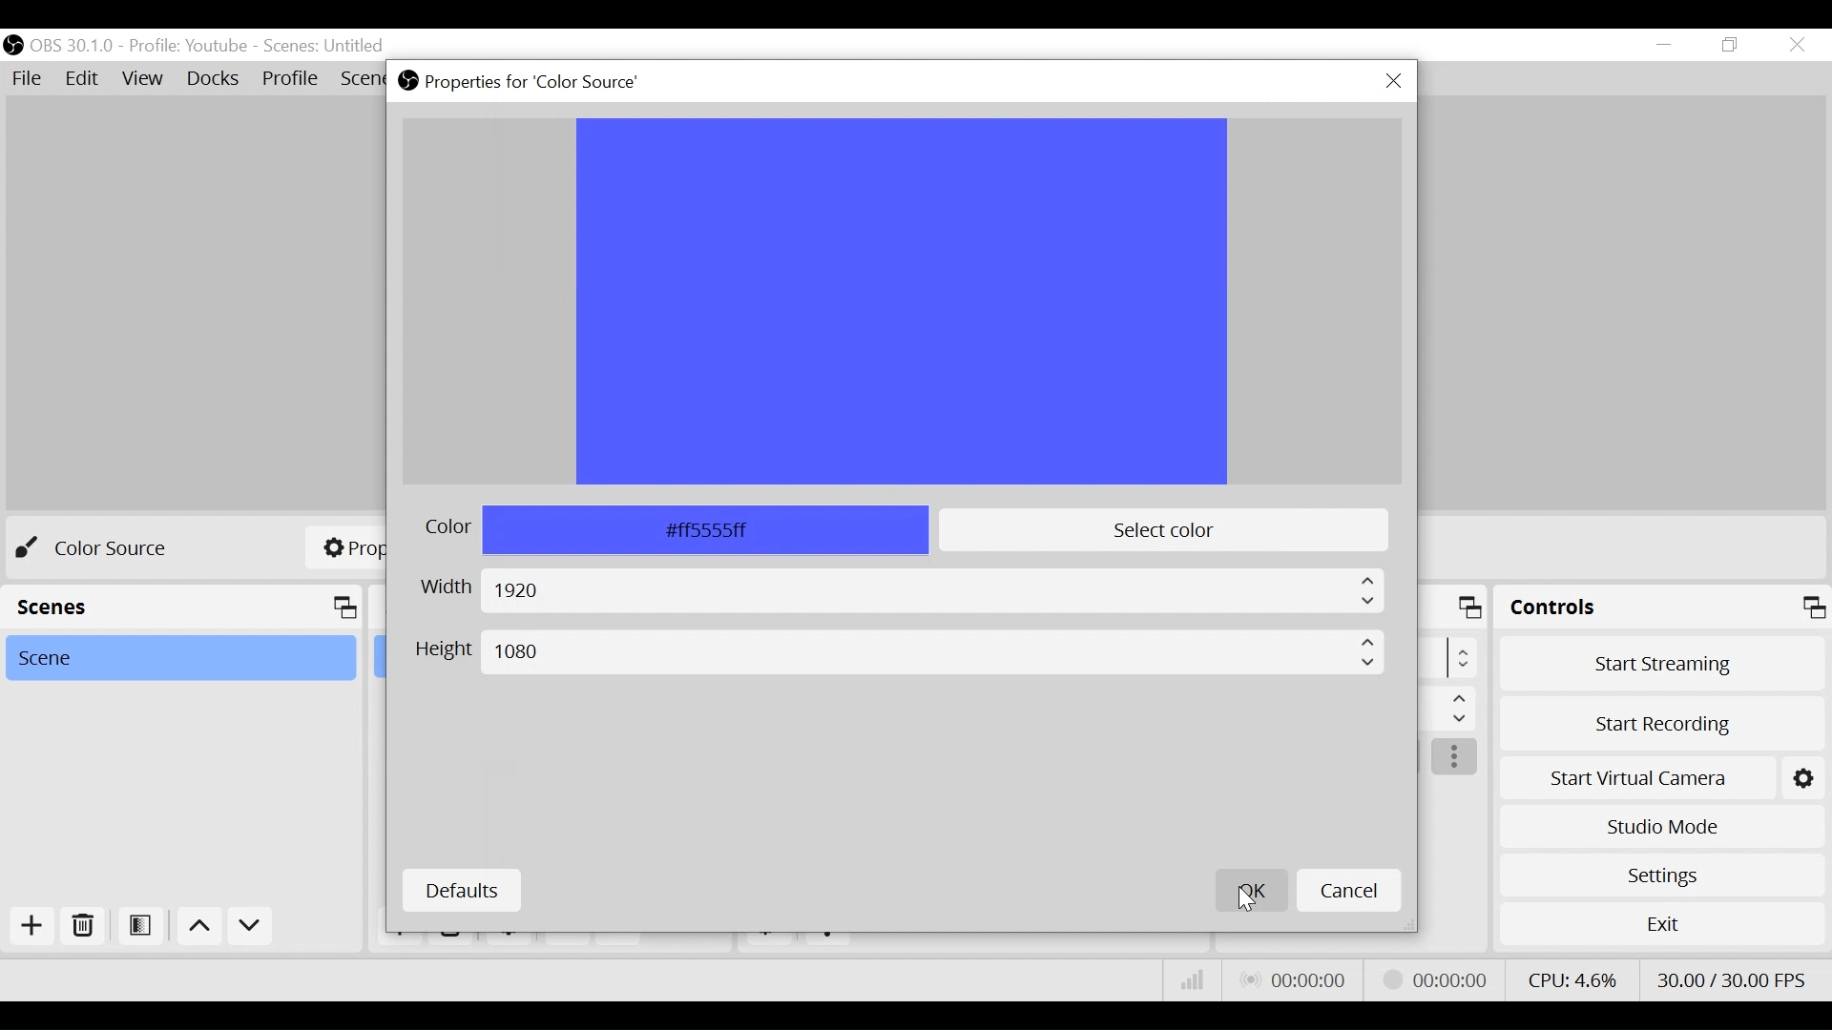 Image resolution: width=1832 pixels, height=1030 pixels. What do you see at coordinates (1296, 978) in the screenshot?
I see `Live Status` at bounding box center [1296, 978].